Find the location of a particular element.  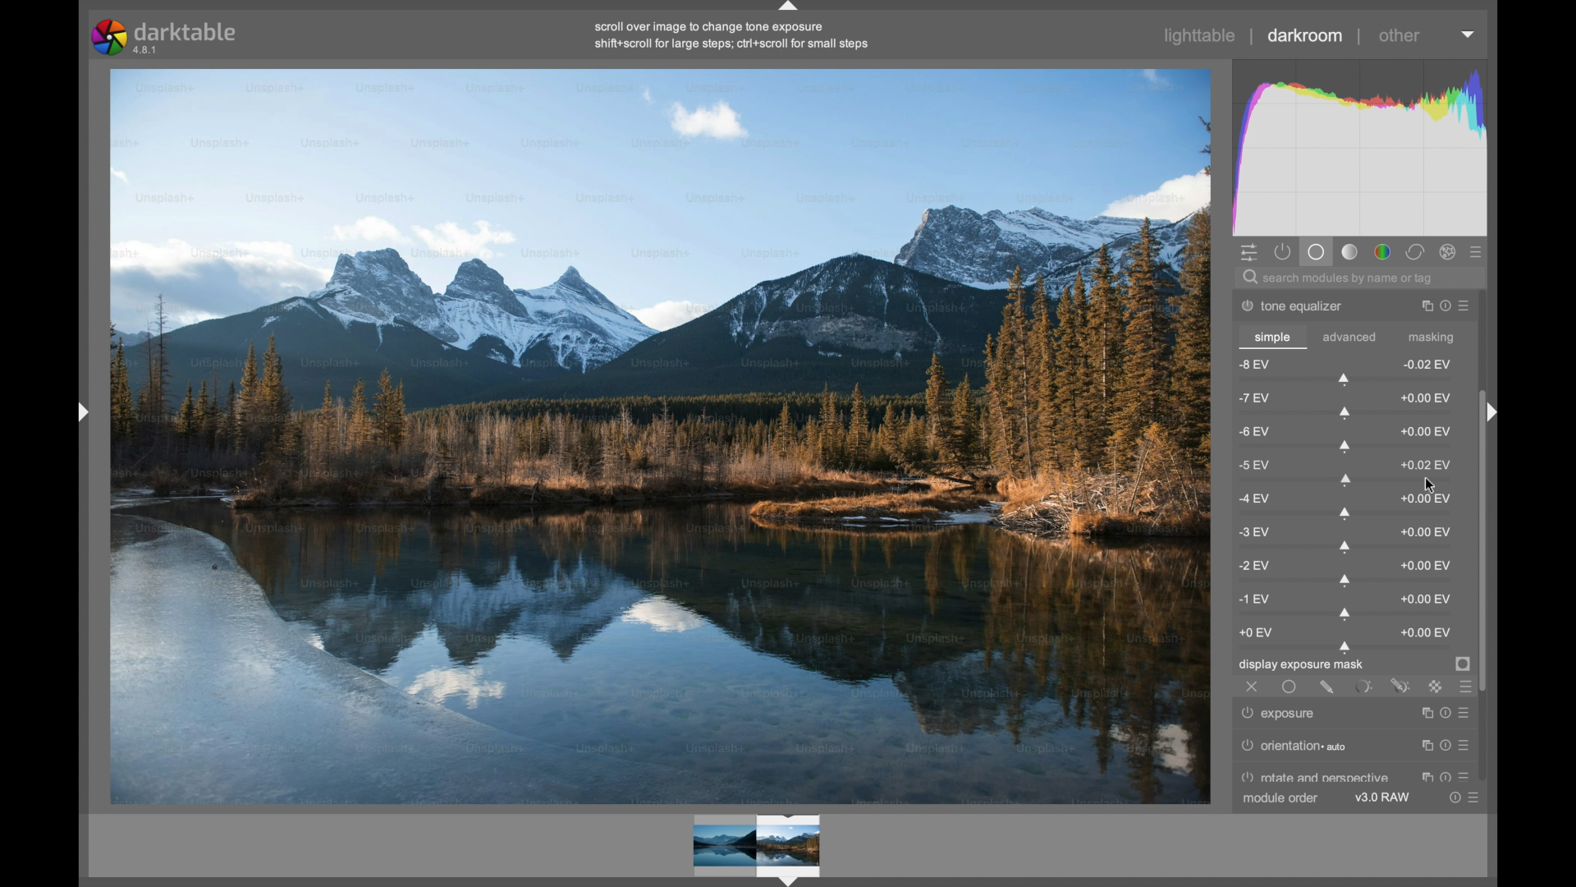

0 ev is located at coordinates (1258, 633).